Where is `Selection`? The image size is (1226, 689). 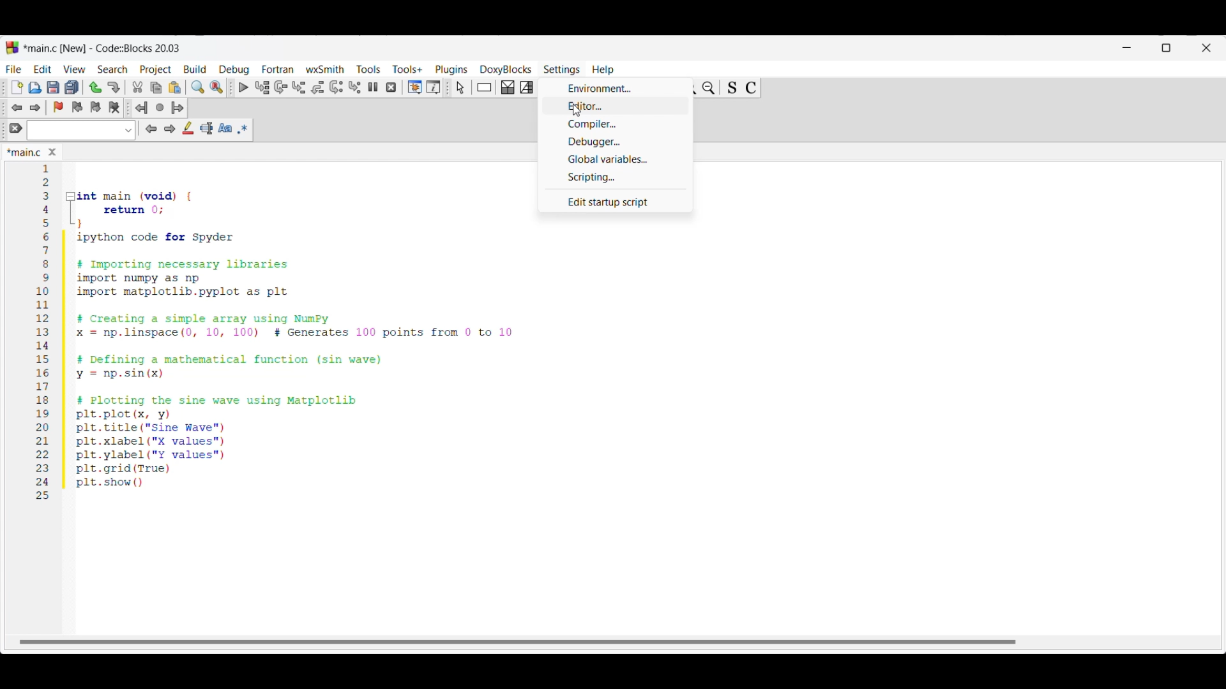
Selection is located at coordinates (527, 87).